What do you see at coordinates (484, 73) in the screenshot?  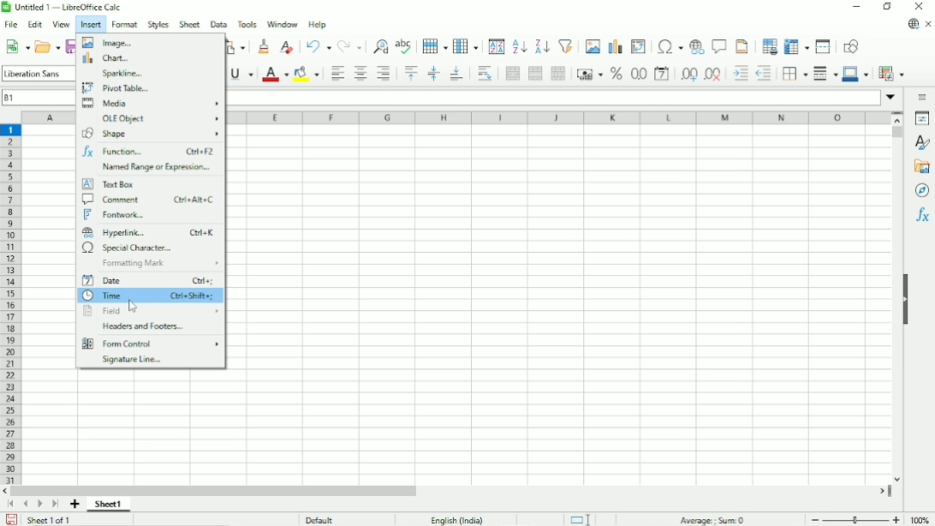 I see `Wrap text` at bounding box center [484, 73].